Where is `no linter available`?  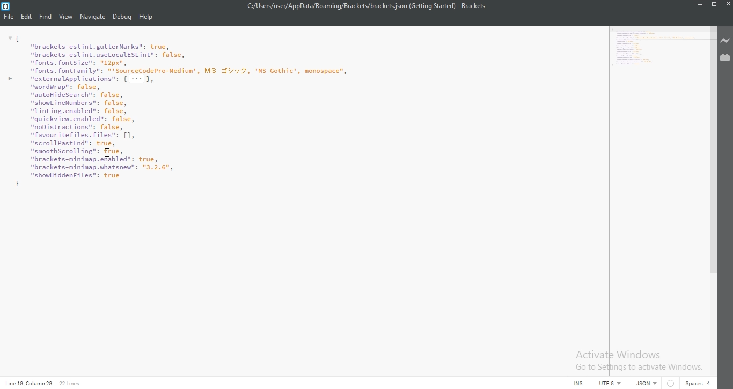
no linter available is located at coordinates (671, 384).